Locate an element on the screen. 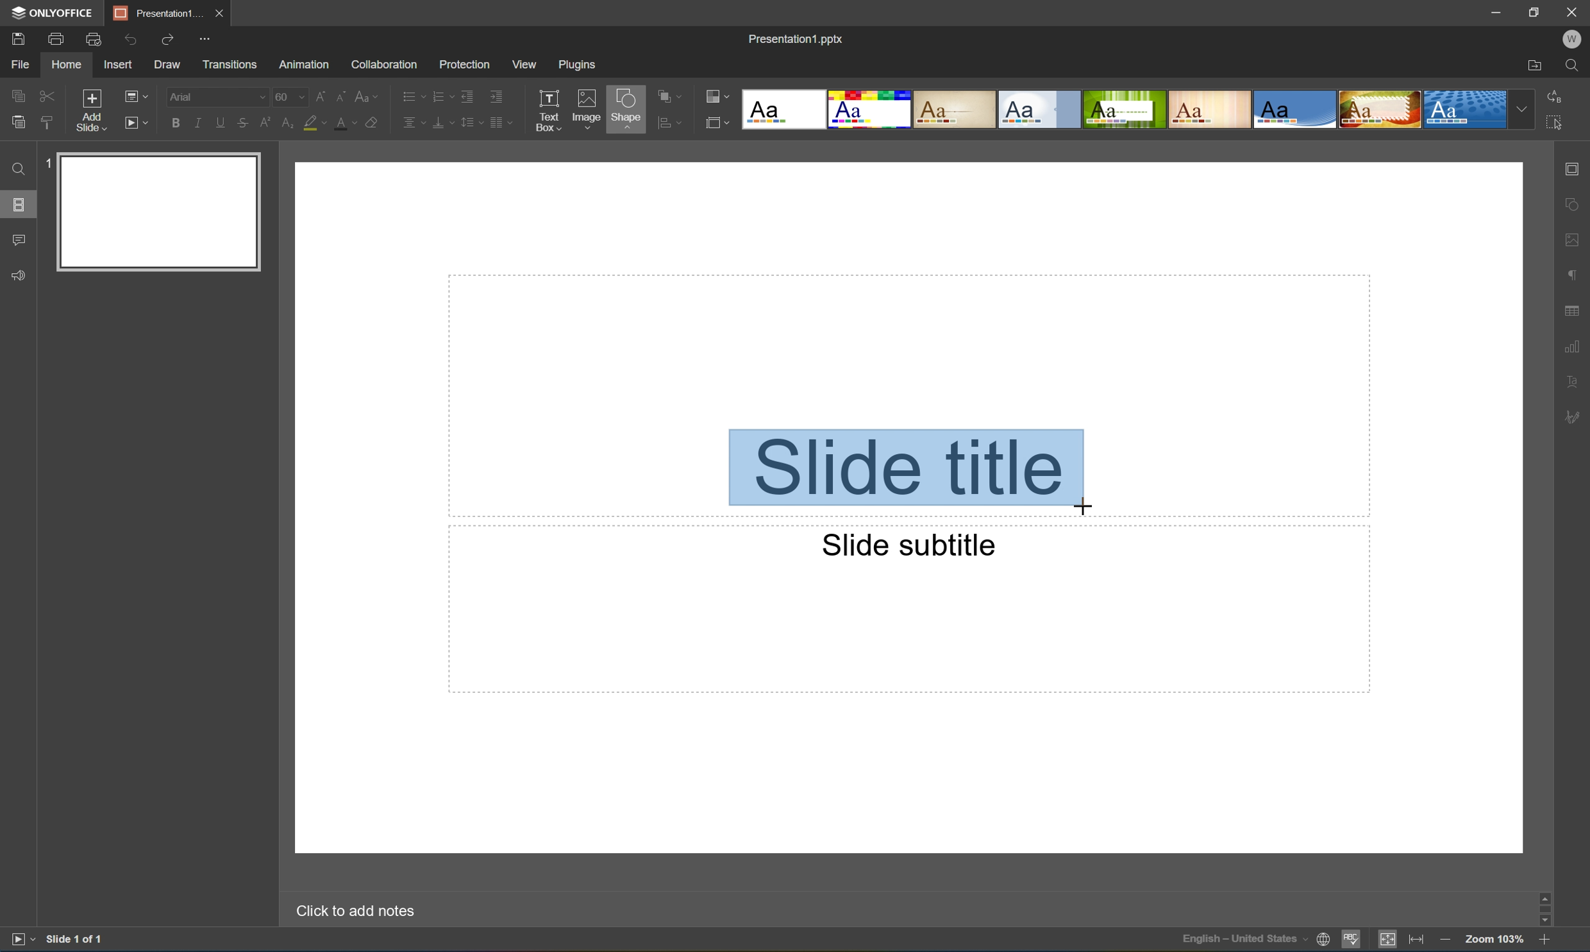 This screenshot has height=952, width=1590. Home is located at coordinates (67, 65).